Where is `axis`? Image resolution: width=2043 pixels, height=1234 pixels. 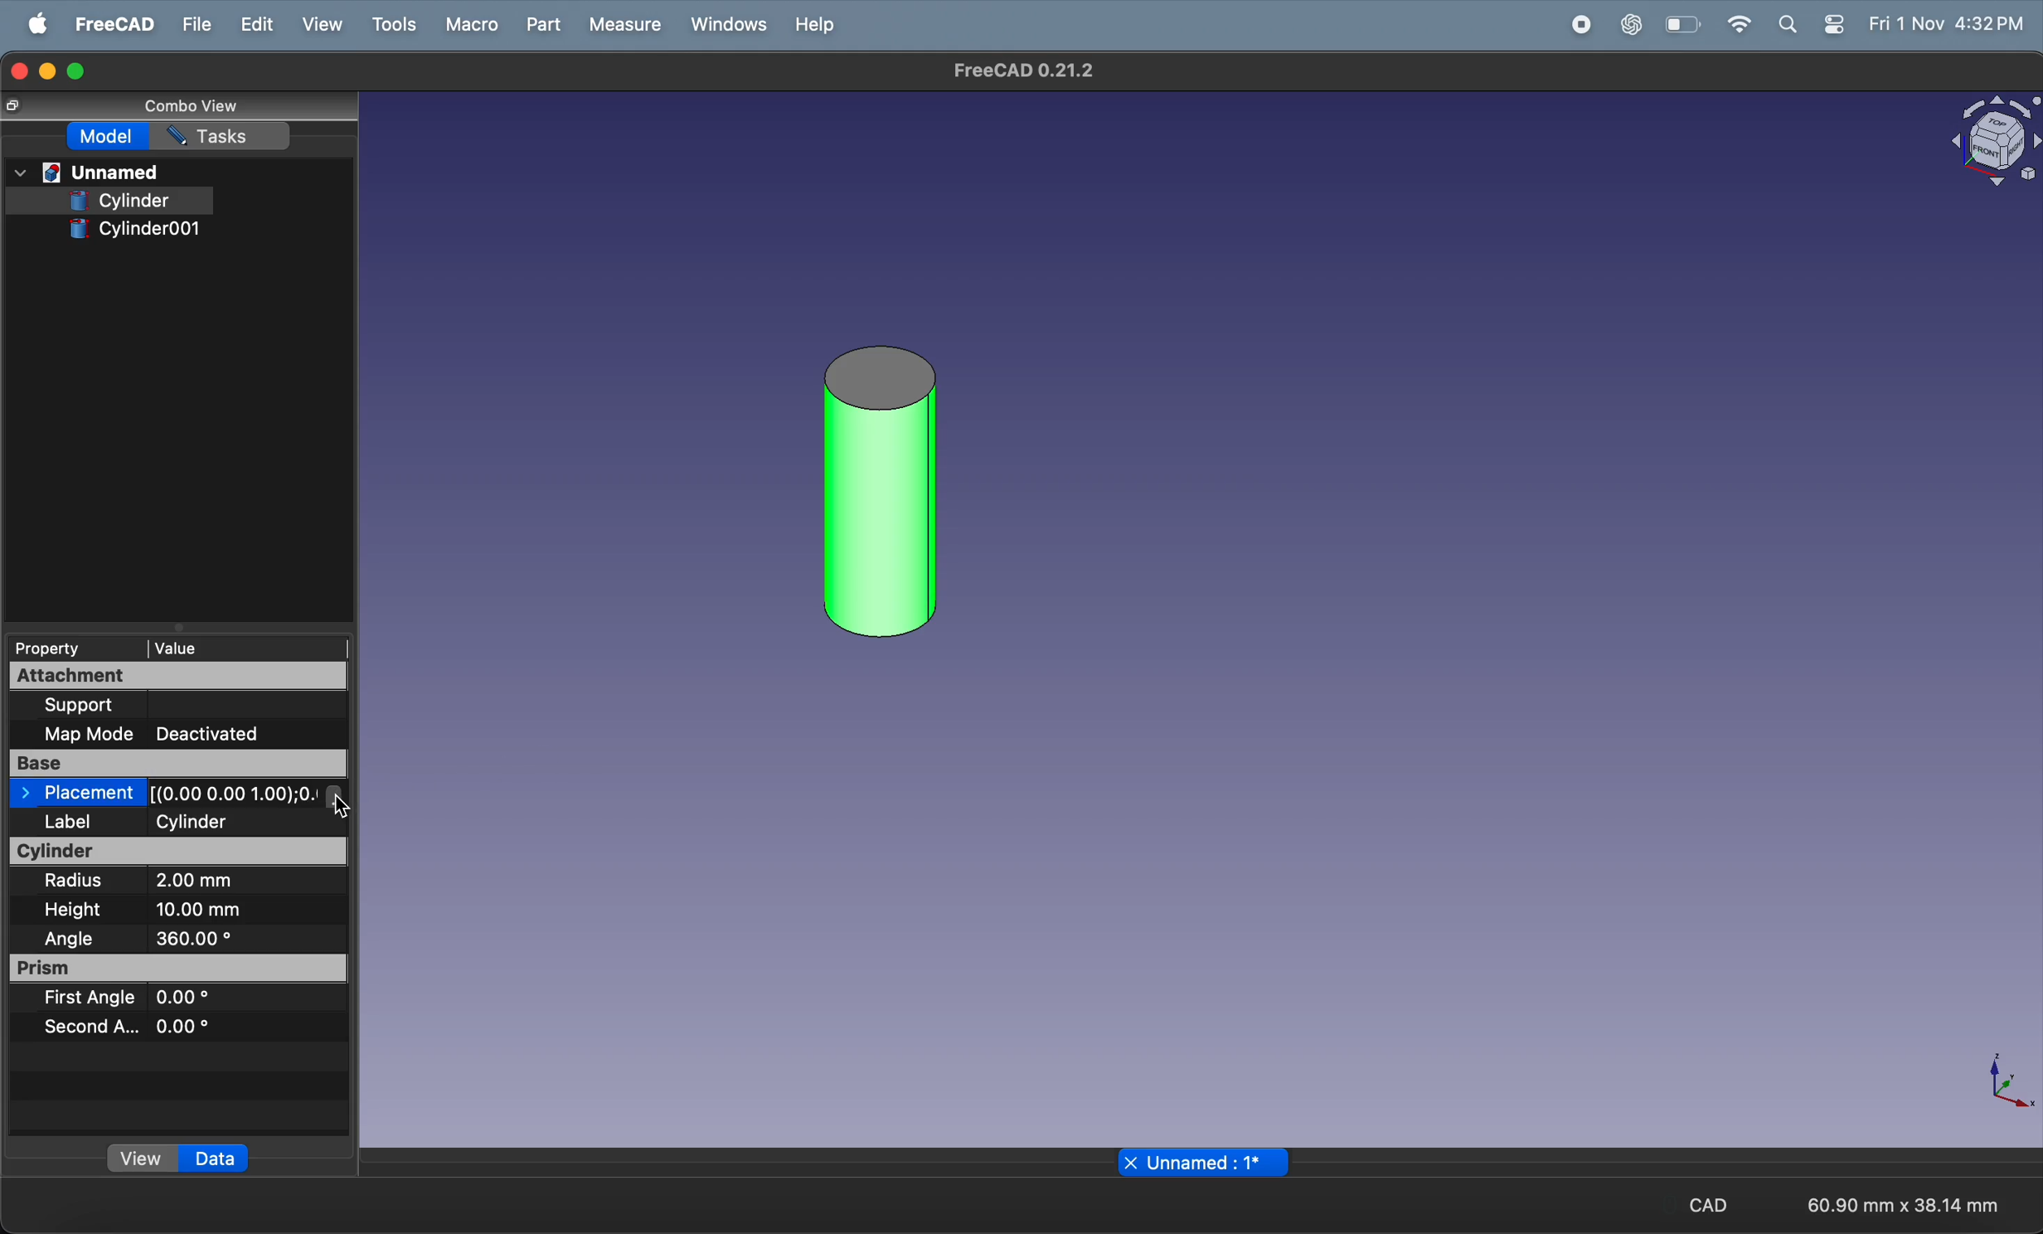
axis is located at coordinates (2007, 1085).